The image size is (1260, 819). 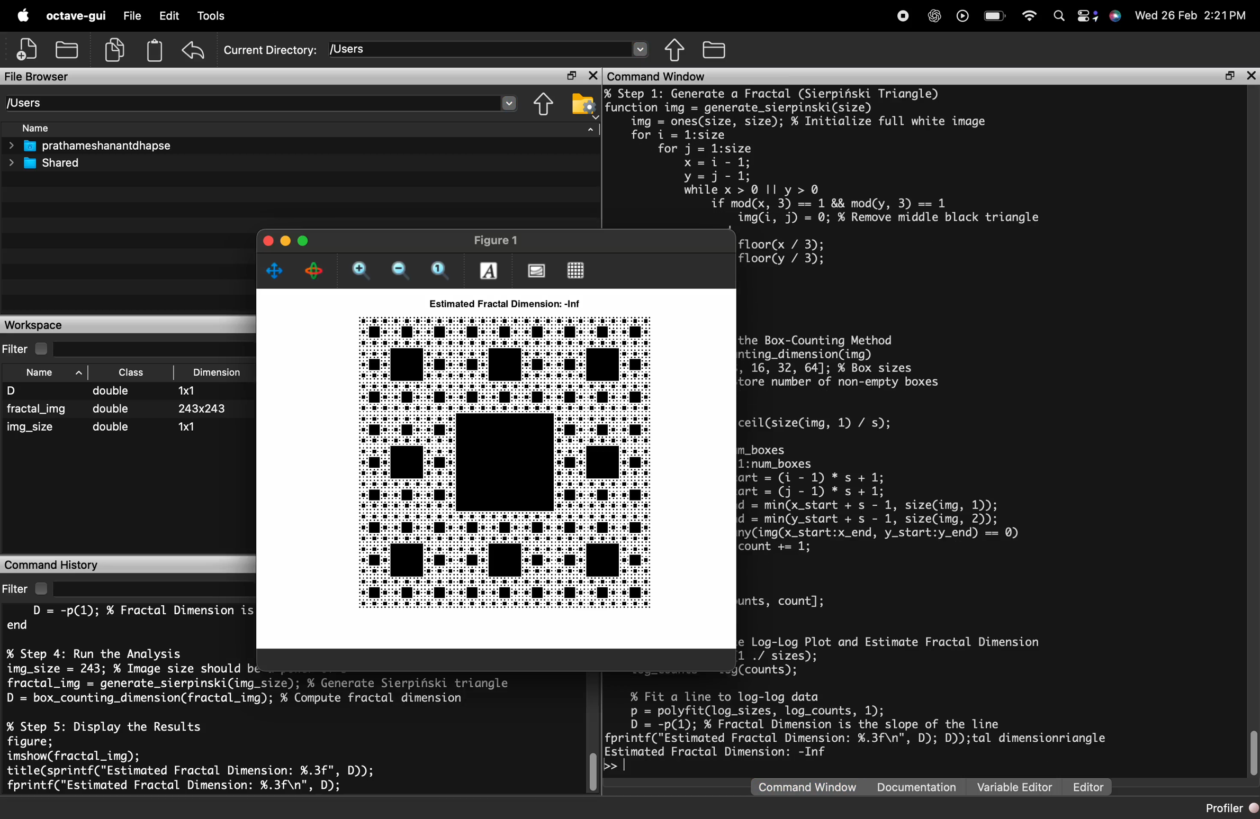 What do you see at coordinates (1232, 807) in the screenshot?
I see `Profiler` at bounding box center [1232, 807].